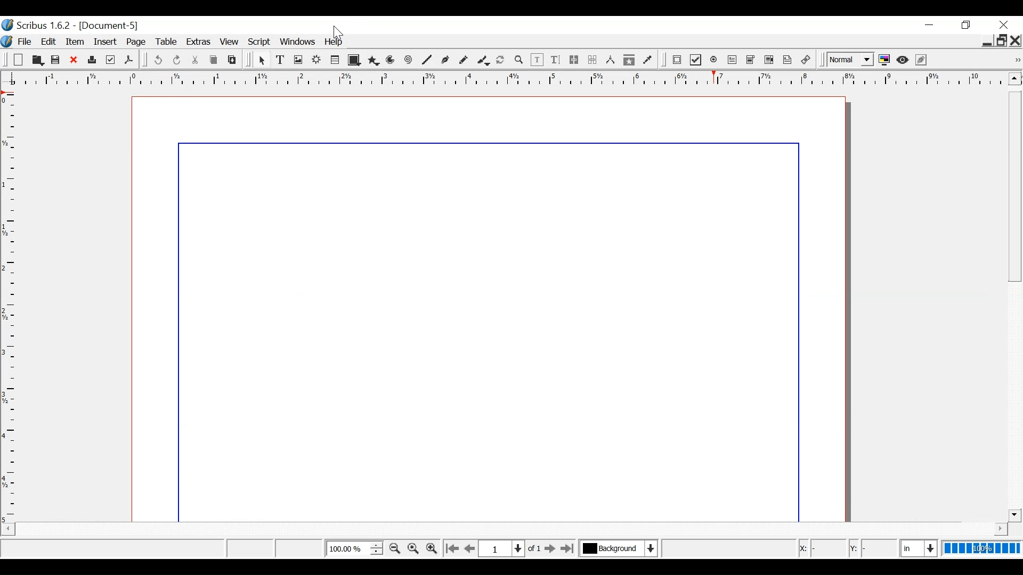 The image size is (1023, 575). What do you see at coordinates (619, 548) in the screenshot?
I see `Current layer` at bounding box center [619, 548].